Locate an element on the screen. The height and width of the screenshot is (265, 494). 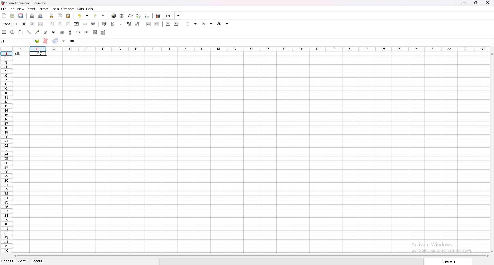
arrow object is located at coordinates (37, 32).